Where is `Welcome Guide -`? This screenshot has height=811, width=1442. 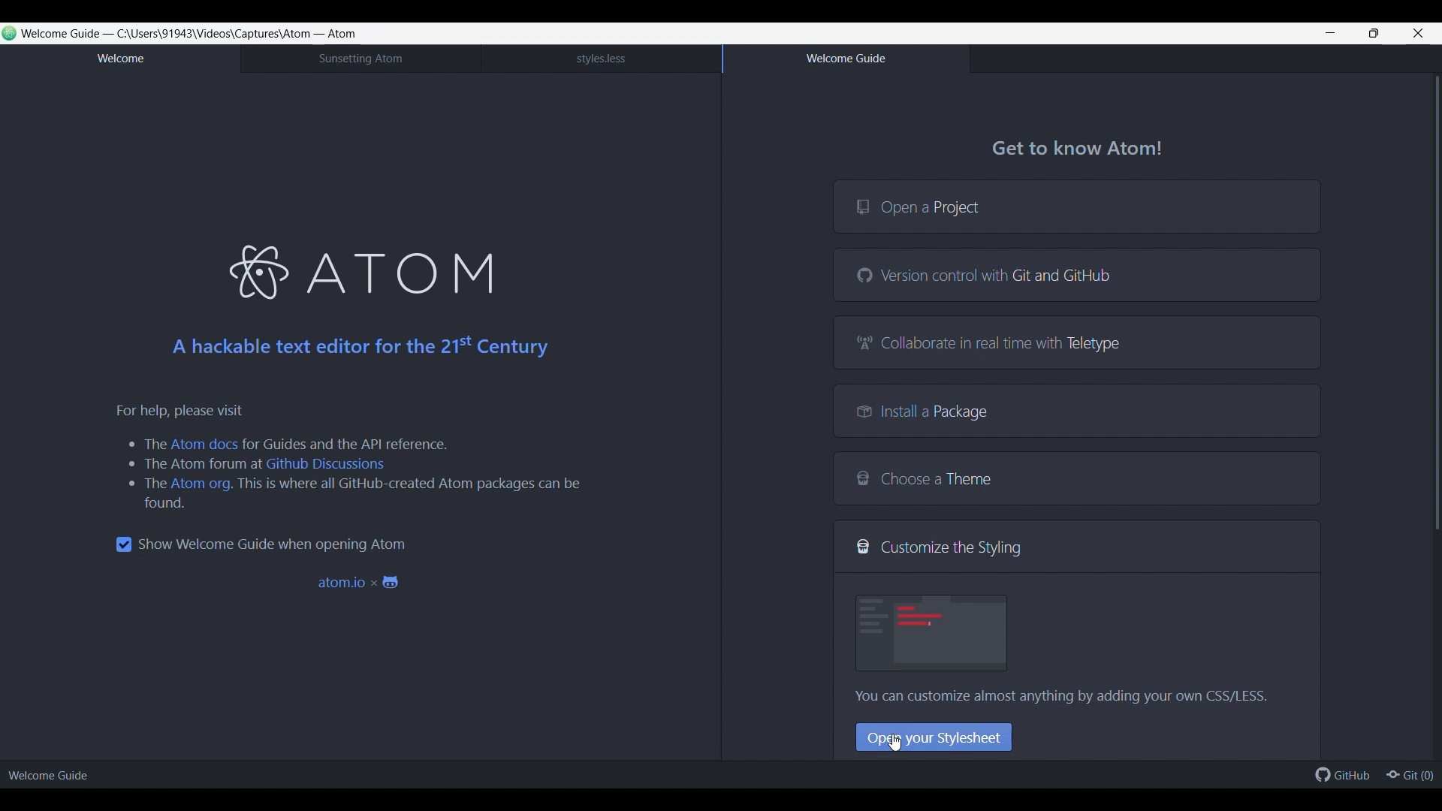
Welcome Guide - is located at coordinates (67, 33).